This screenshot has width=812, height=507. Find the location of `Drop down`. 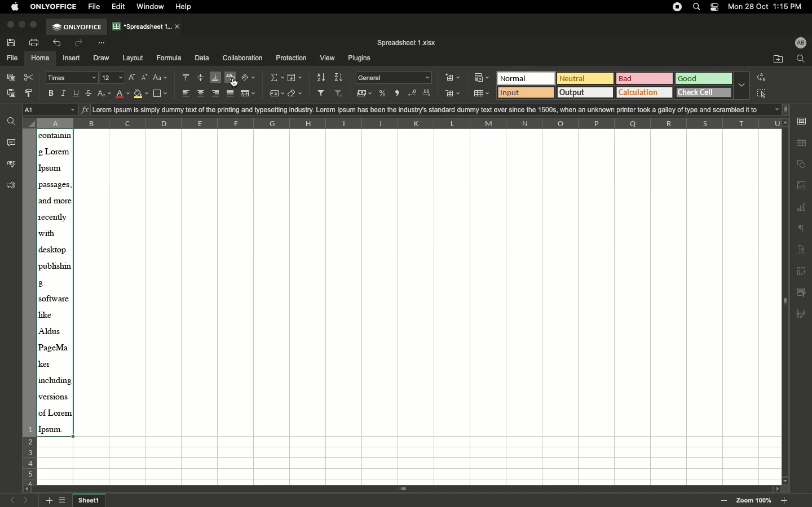

Drop down is located at coordinates (742, 84).